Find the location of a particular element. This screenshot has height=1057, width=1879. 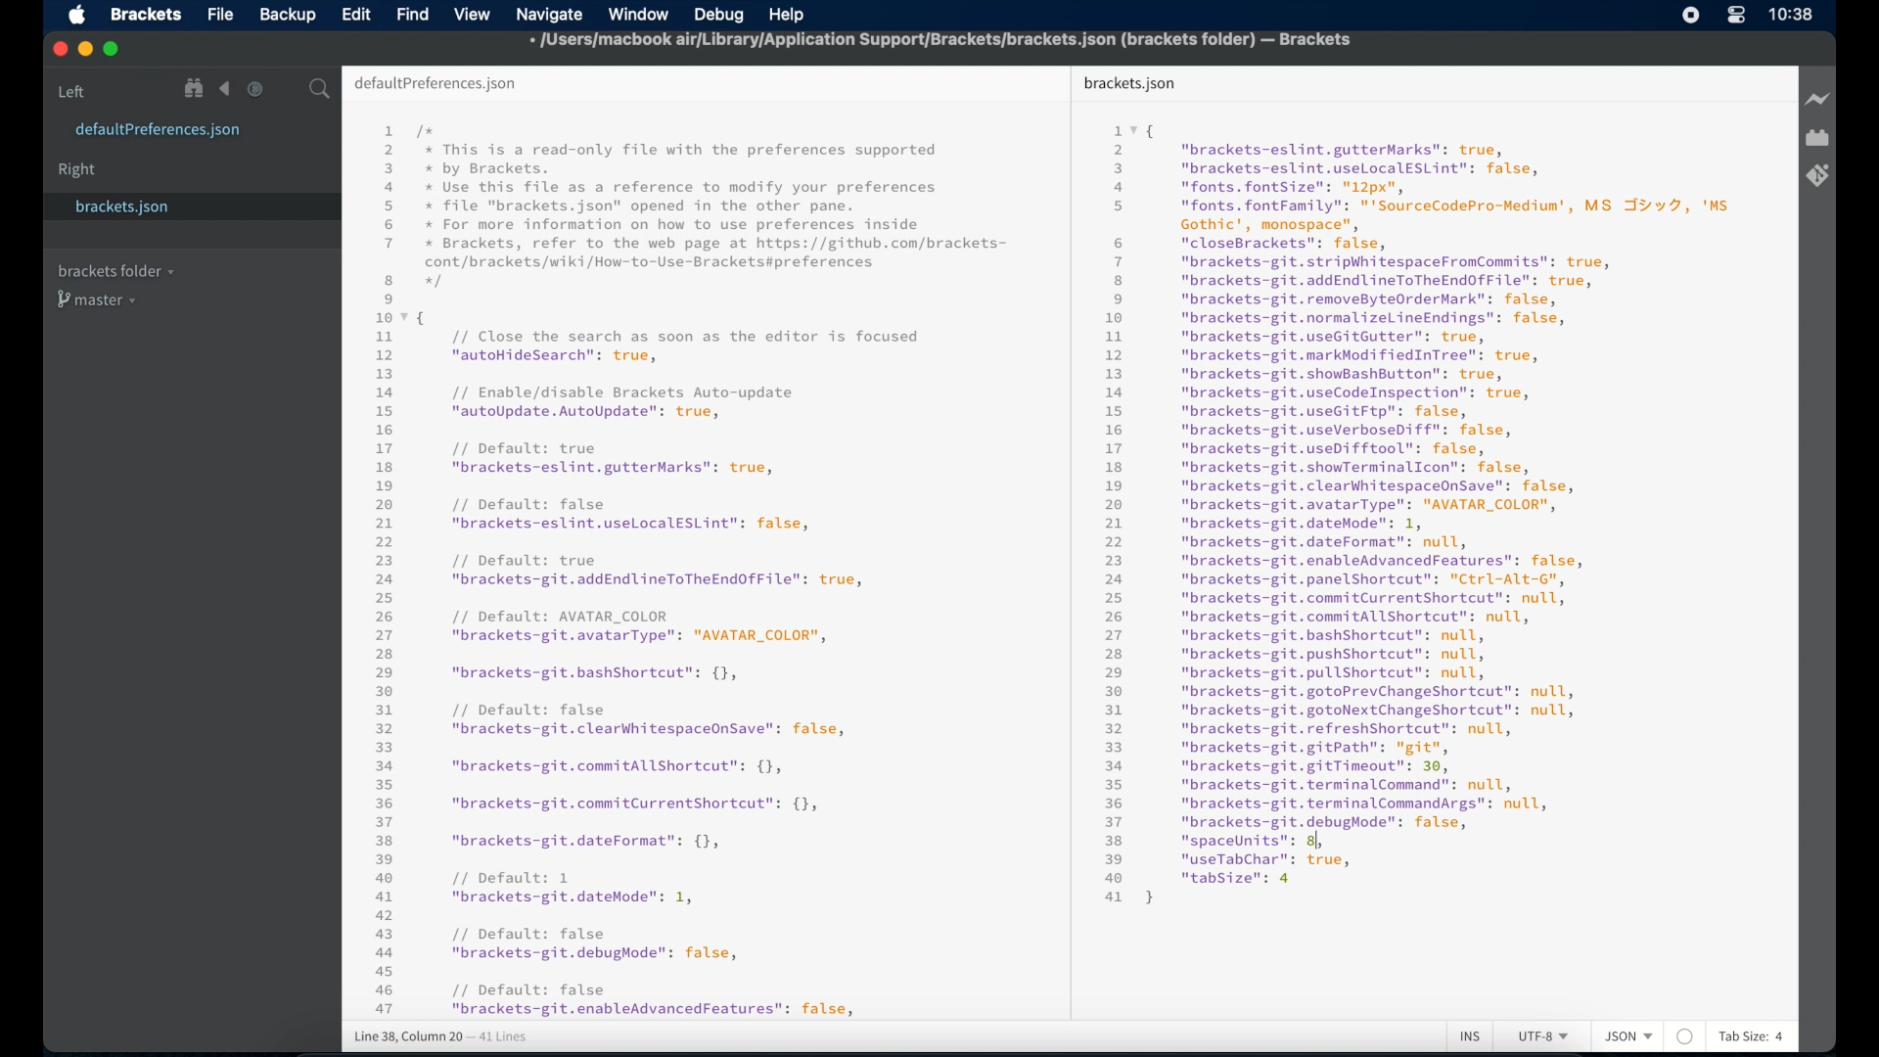

navigate is located at coordinates (549, 16).